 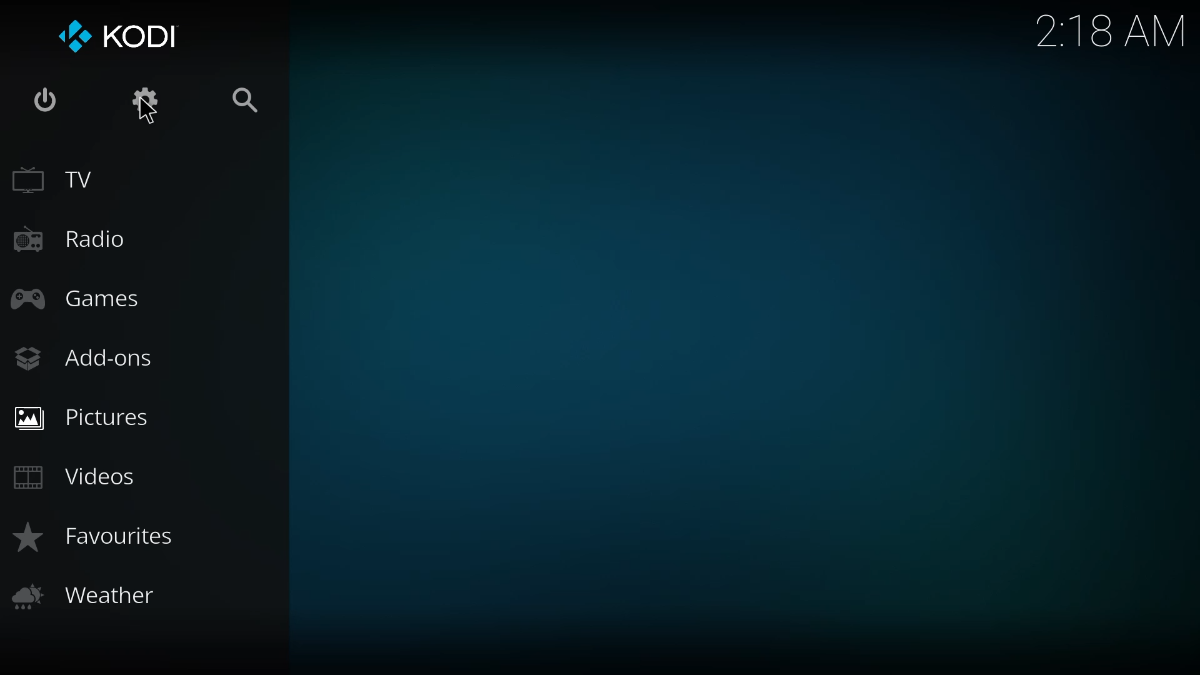 What do you see at coordinates (244, 100) in the screenshot?
I see `search` at bounding box center [244, 100].